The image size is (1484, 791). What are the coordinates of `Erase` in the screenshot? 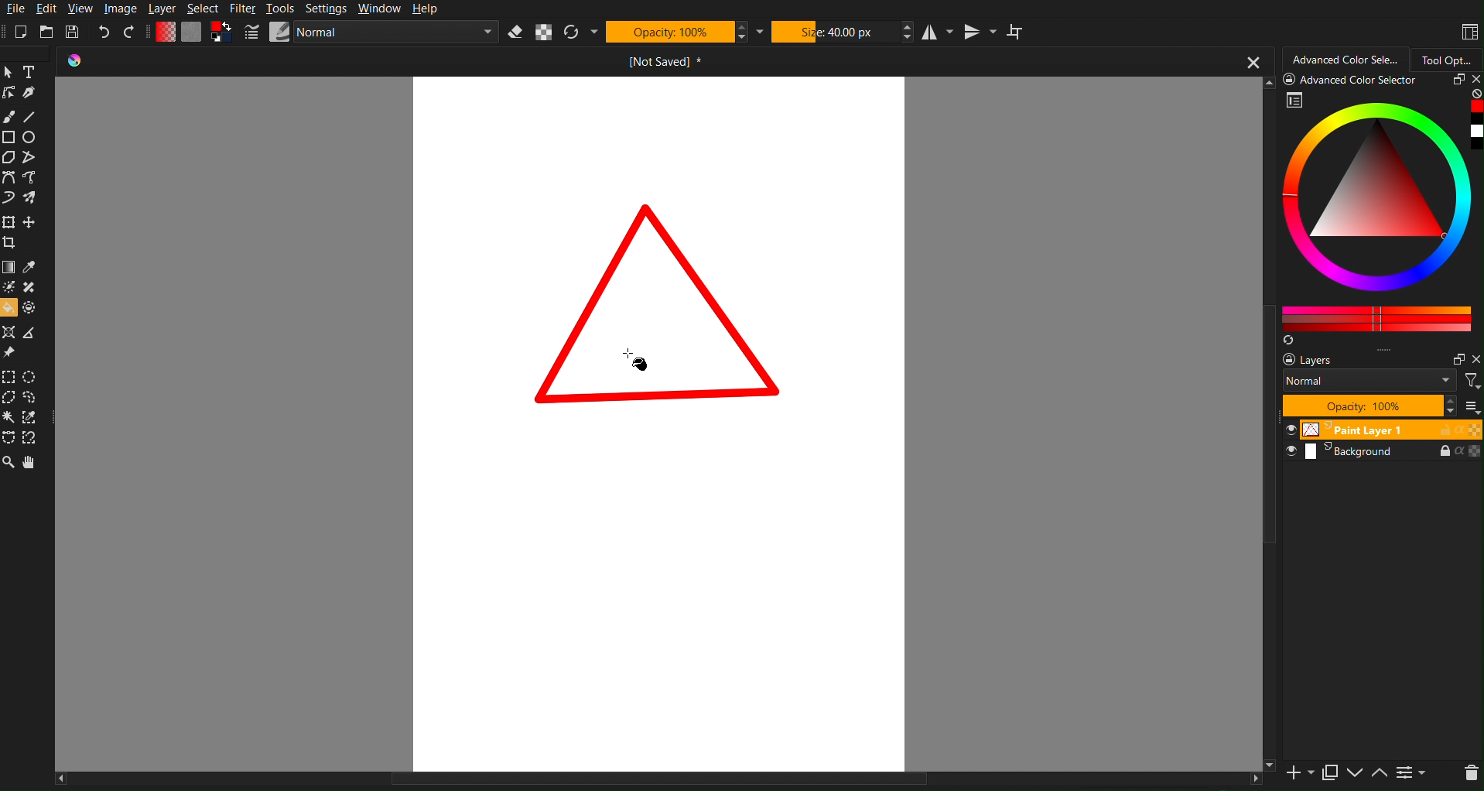 It's located at (515, 33).